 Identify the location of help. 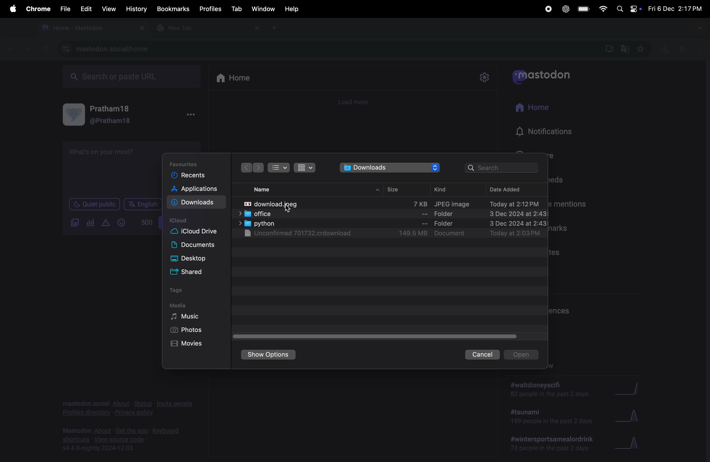
(292, 9).